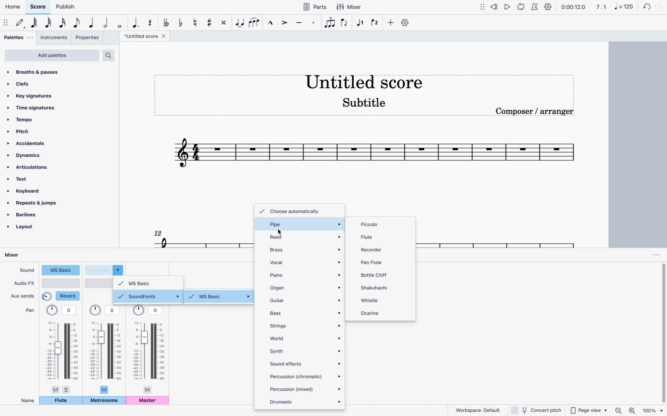 Image resolution: width=667 pixels, height=416 pixels. I want to click on sound type, so click(106, 269).